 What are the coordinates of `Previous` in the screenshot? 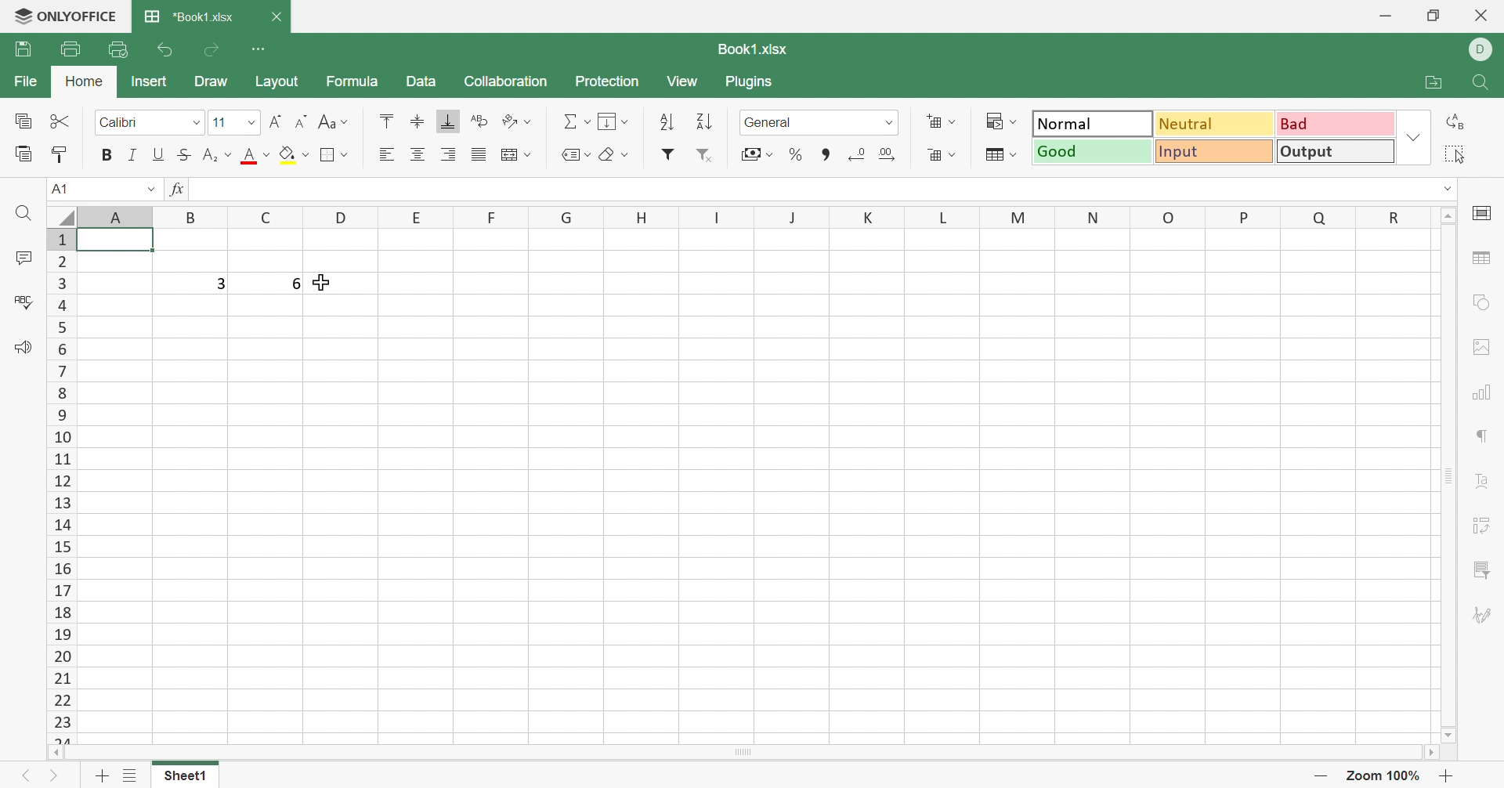 It's located at (27, 776).